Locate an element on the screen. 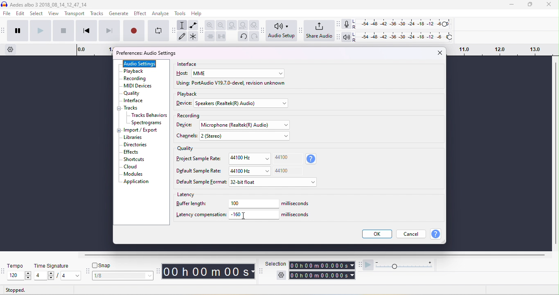 The image size is (559, 295). shortcuts is located at coordinates (134, 159).